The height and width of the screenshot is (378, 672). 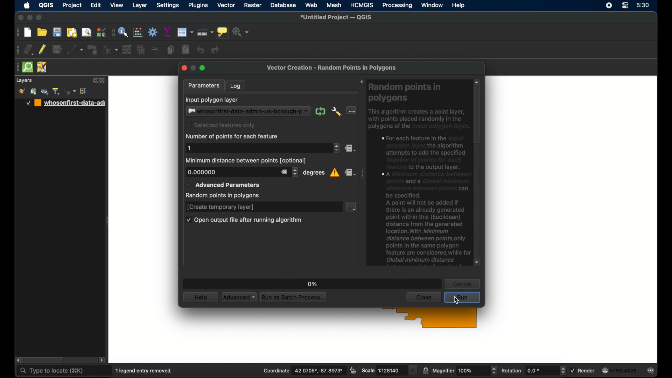 What do you see at coordinates (45, 92) in the screenshot?
I see `manage map theme` at bounding box center [45, 92].